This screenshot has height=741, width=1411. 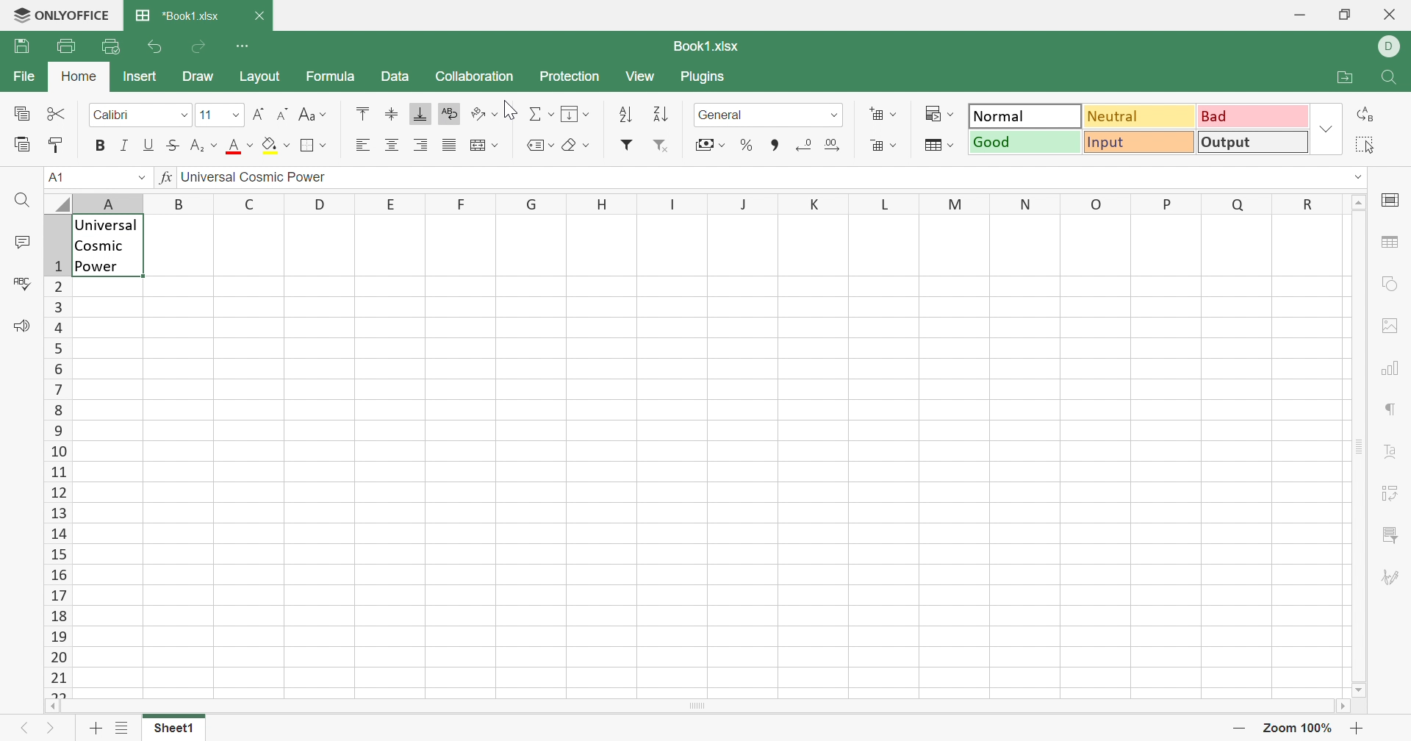 What do you see at coordinates (25, 115) in the screenshot?
I see `Copy` at bounding box center [25, 115].